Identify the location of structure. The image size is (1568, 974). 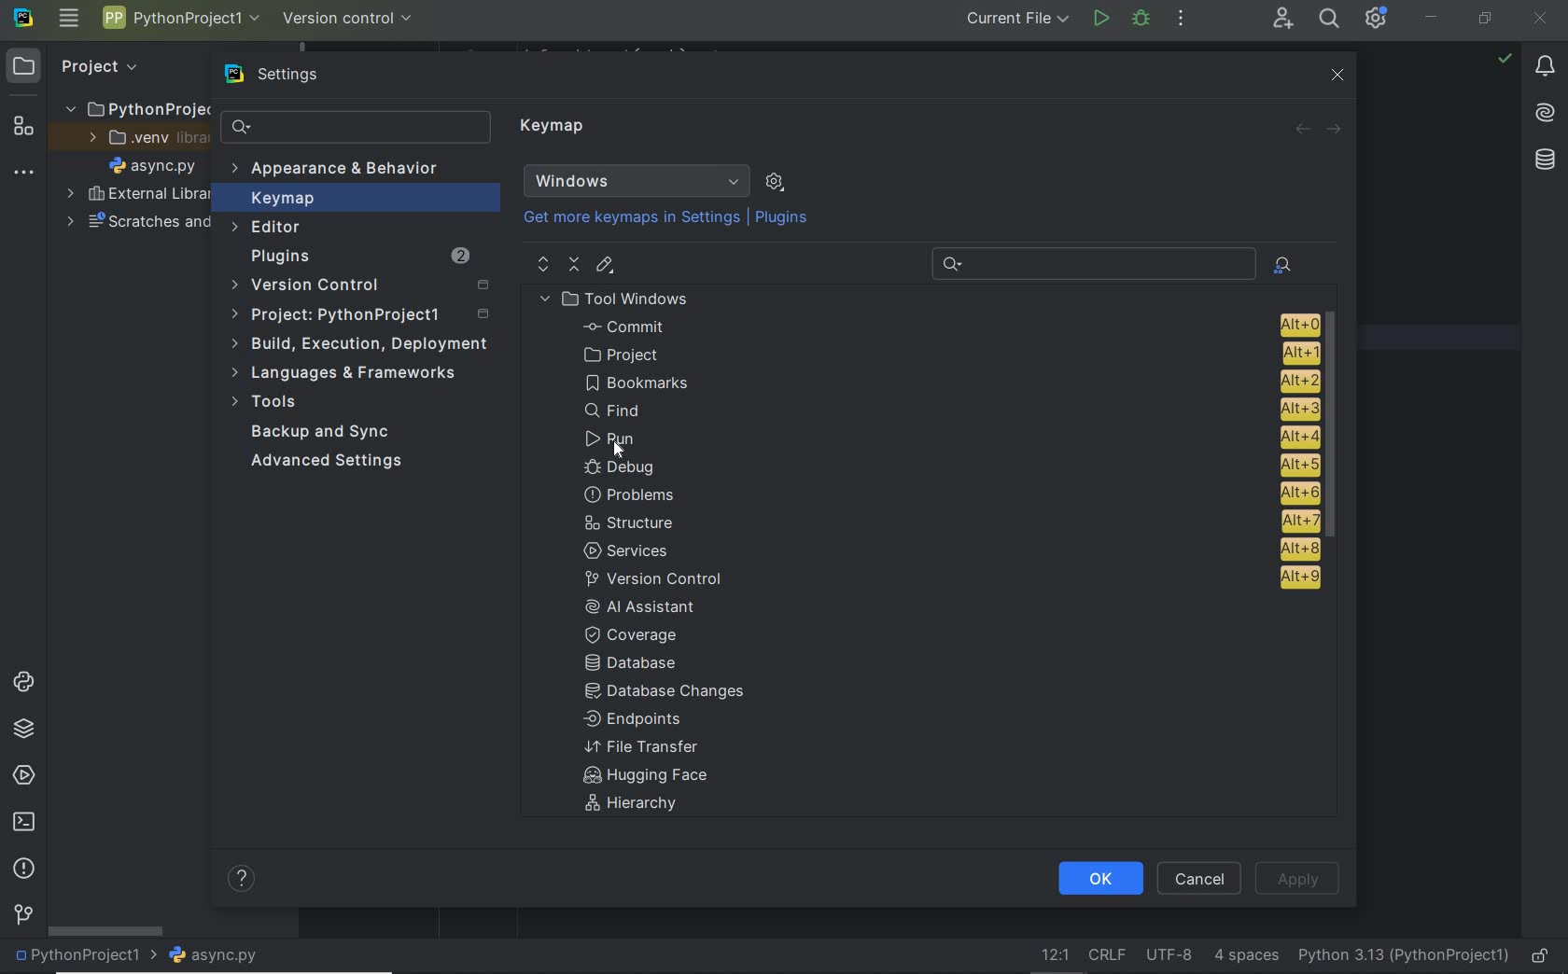
(21, 124).